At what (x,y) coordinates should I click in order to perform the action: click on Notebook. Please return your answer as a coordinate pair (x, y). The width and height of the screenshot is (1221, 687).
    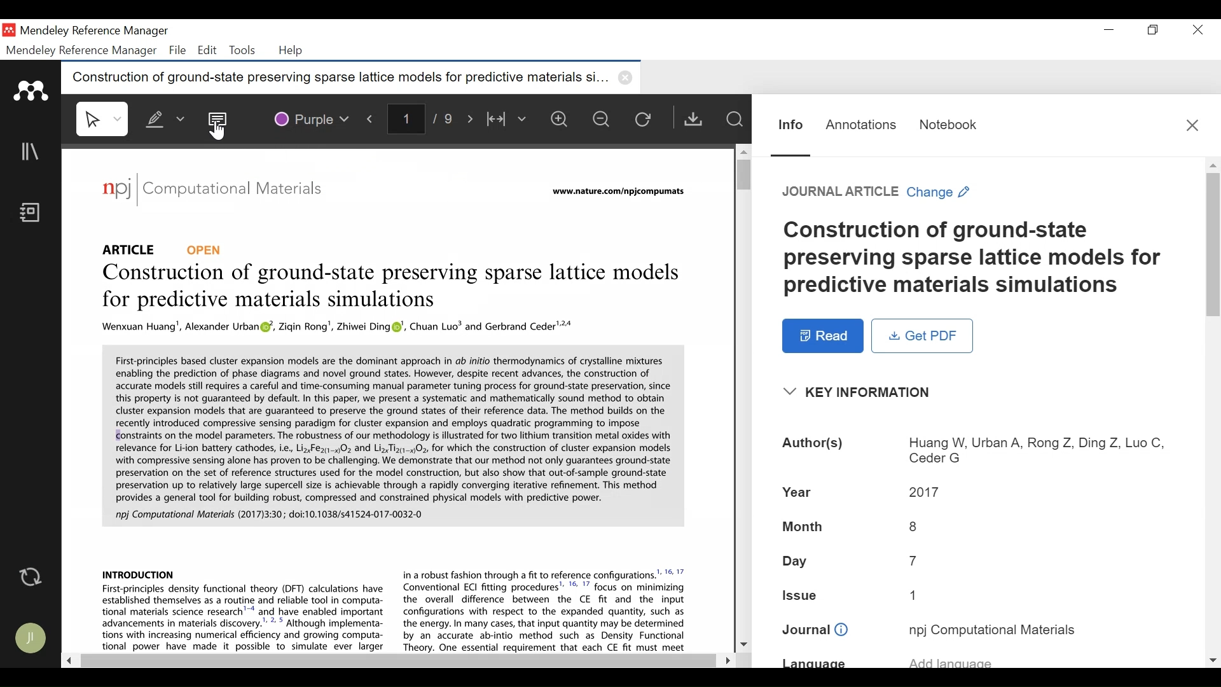
    Looking at the image, I should click on (32, 214).